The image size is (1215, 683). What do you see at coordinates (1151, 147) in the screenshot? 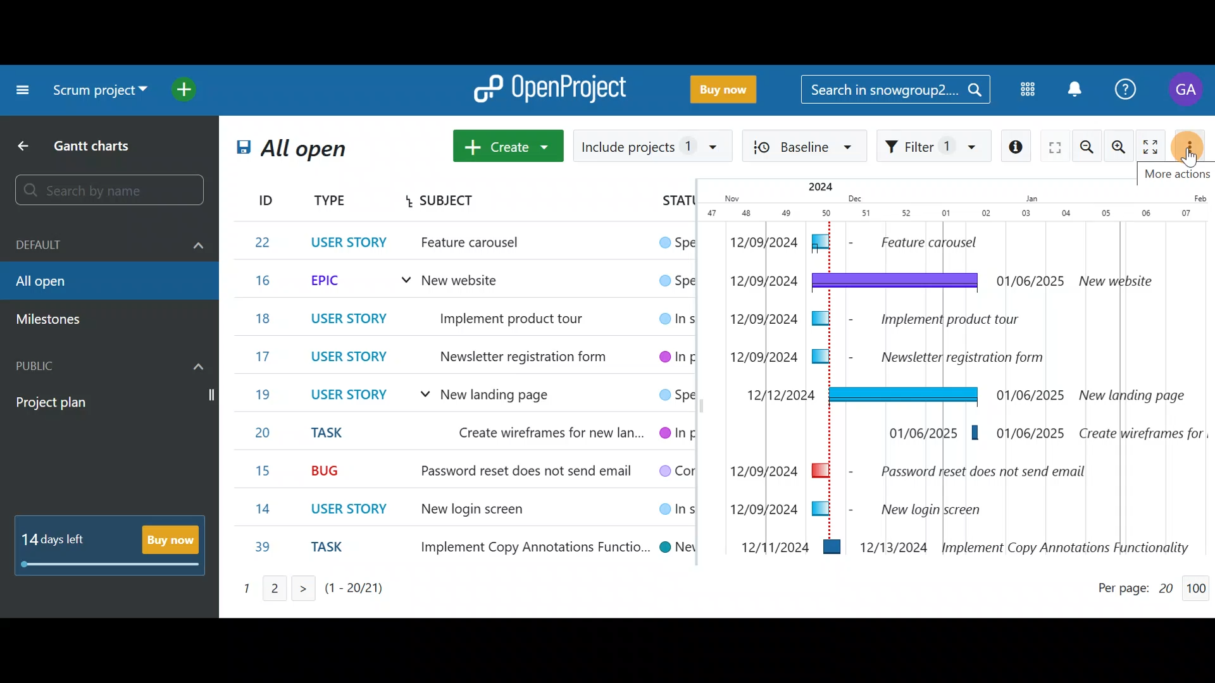
I see `Activate zen mode` at bounding box center [1151, 147].